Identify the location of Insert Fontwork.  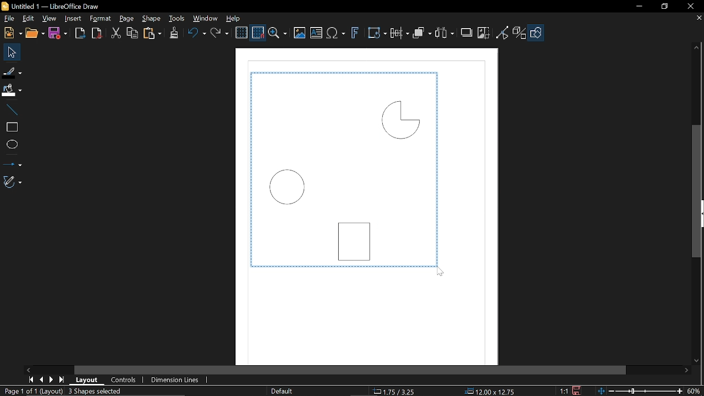
(355, 34).